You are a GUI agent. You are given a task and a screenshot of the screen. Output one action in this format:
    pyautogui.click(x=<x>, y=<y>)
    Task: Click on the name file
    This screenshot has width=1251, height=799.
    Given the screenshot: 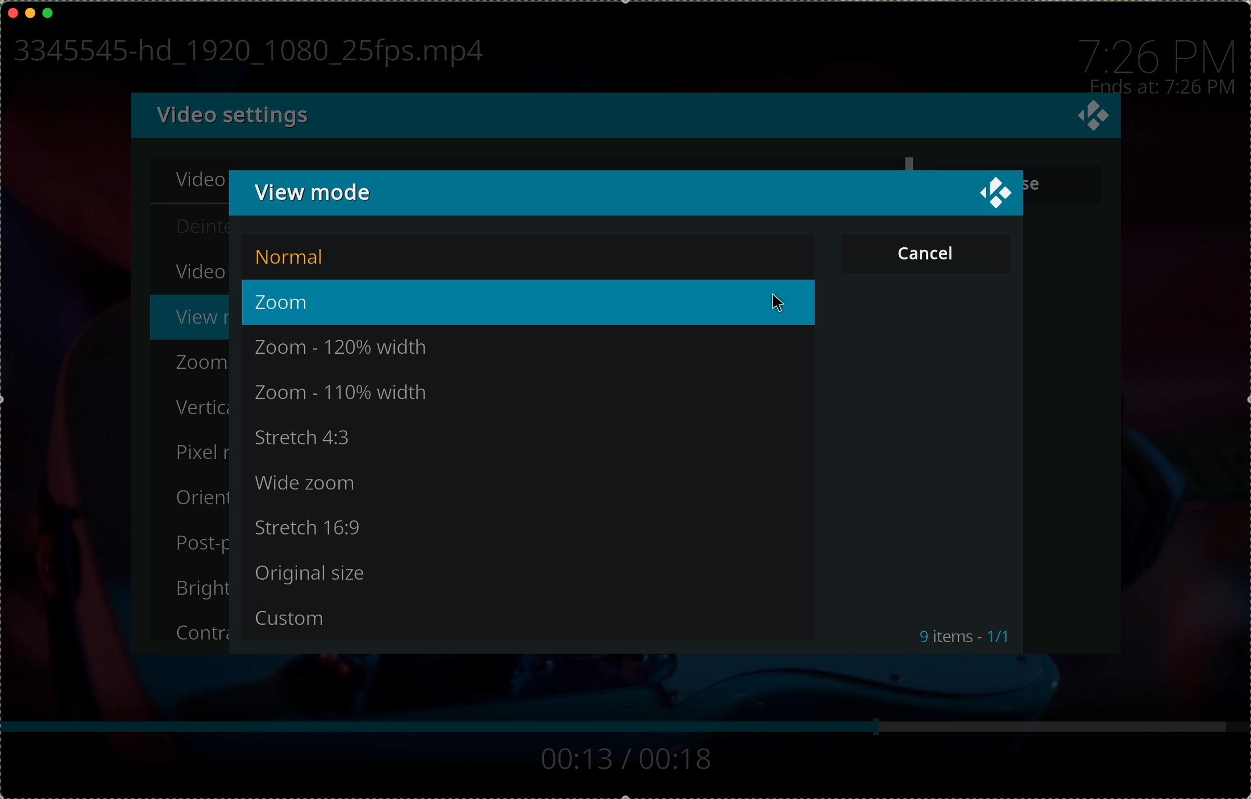 What is the action you would take?
    pyautogui.click(x=245, y=53)
    